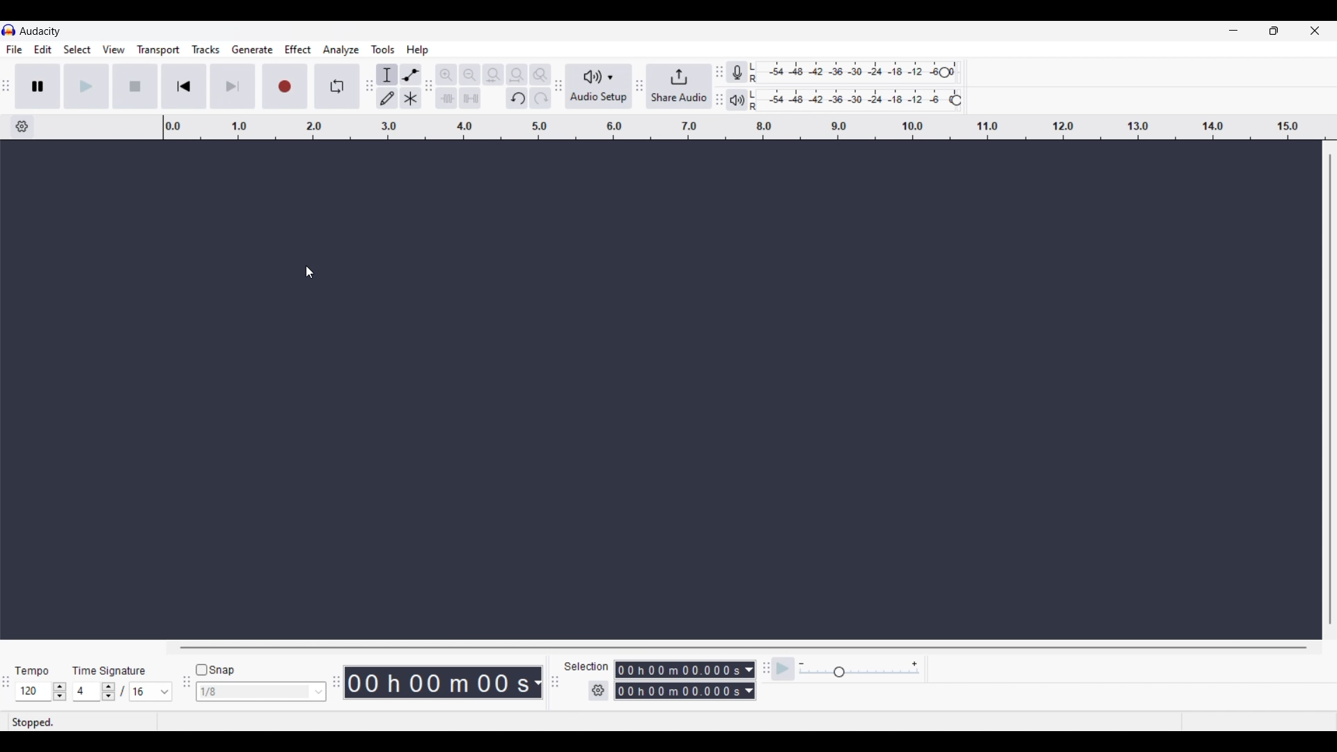  Describe the element at coordinates (159, 49) in the screenshot. I see `Transport menu` at that location.